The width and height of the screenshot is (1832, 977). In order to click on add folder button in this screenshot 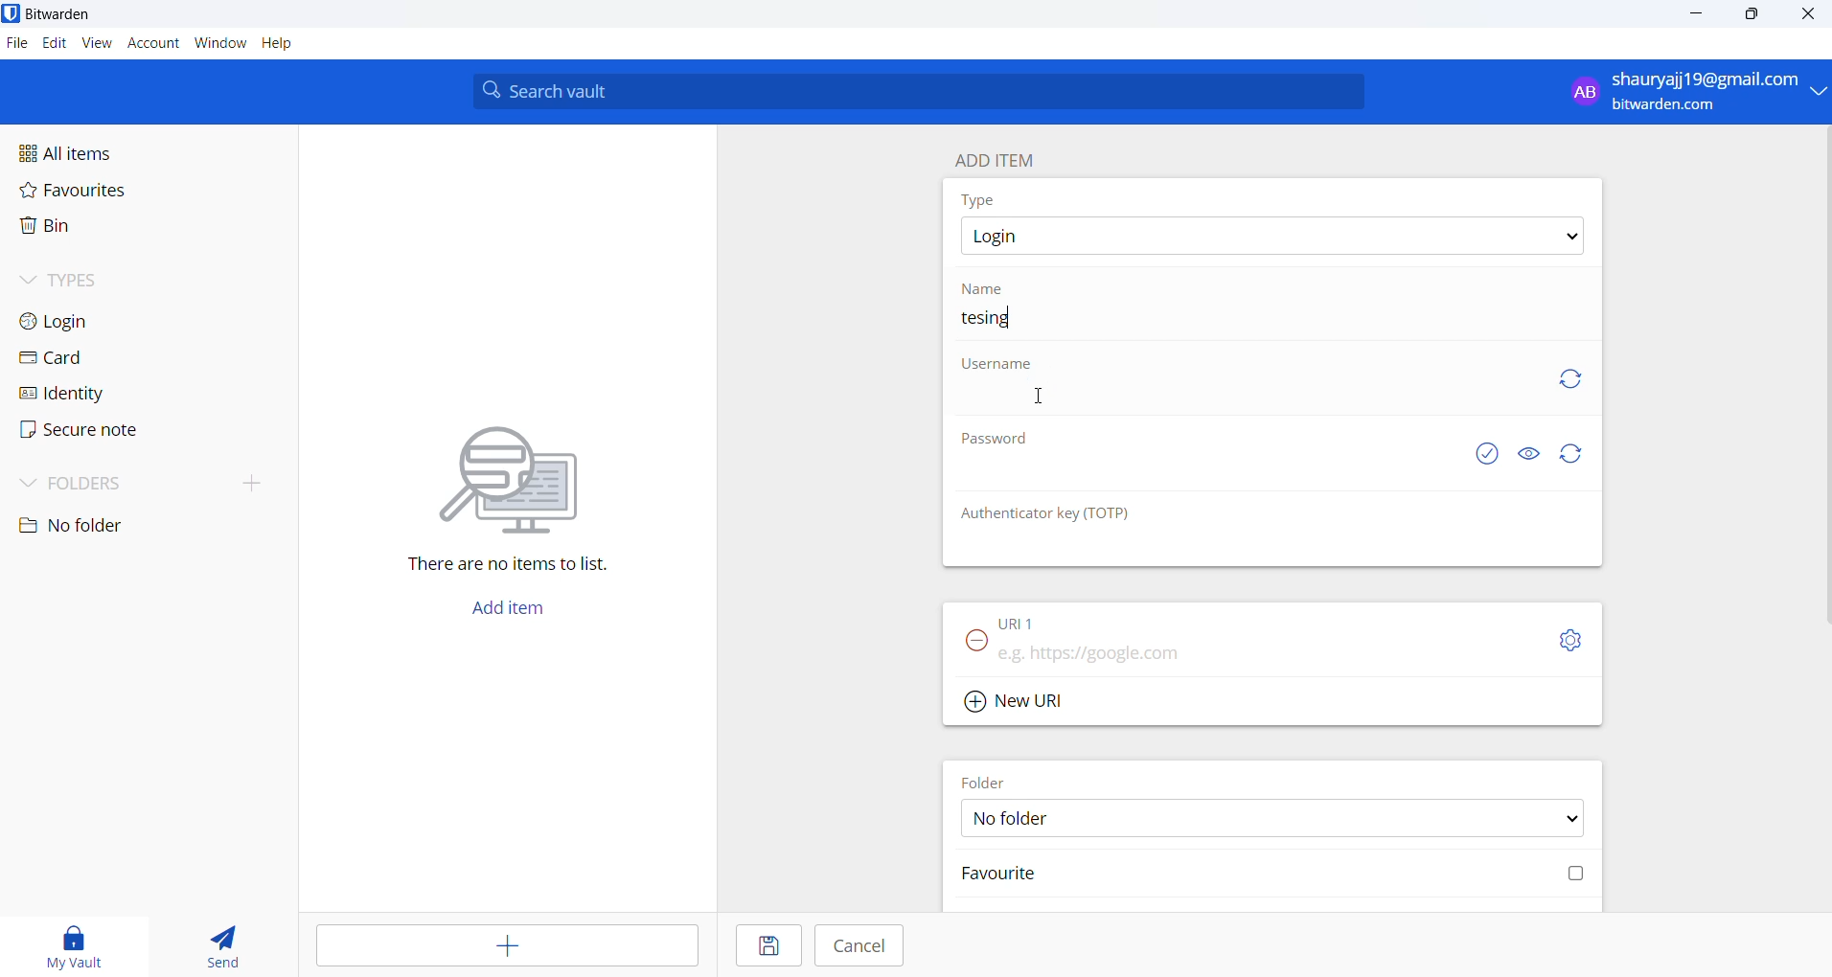, I will do `click(254, 482)`.